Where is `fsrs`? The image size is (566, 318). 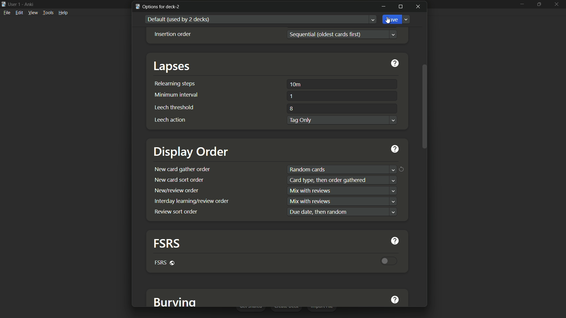
fsrs is located at coordinates (164, 263).